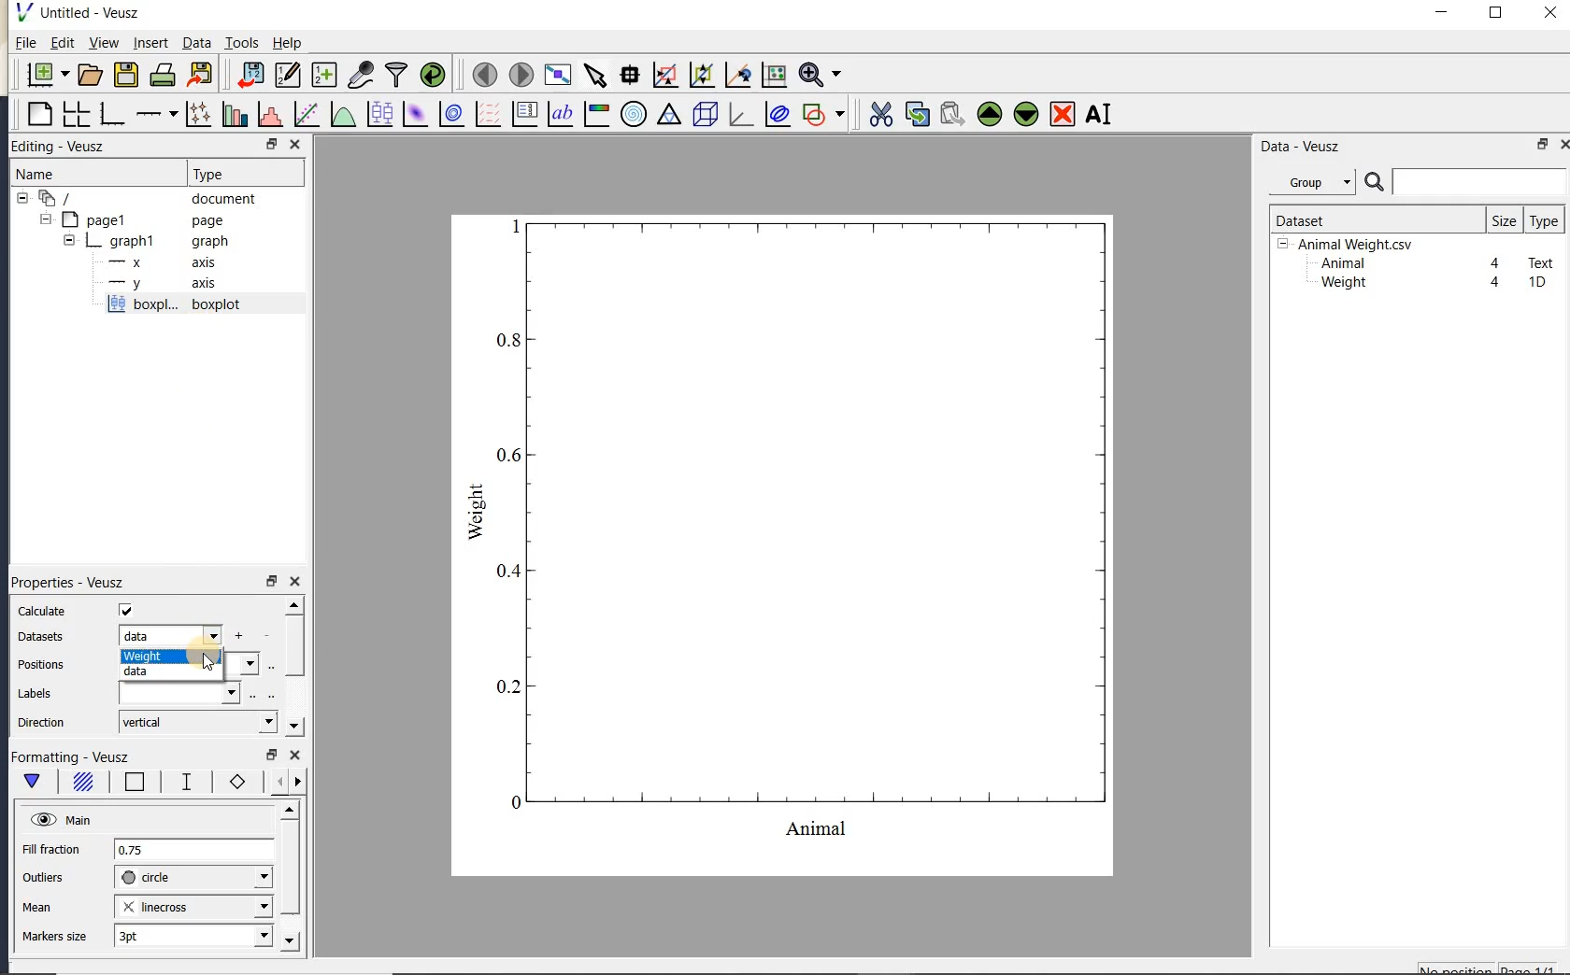  What do you see at coordinates (324, 73) in the screenshot?
I see `create new datasets` at bounding box center [324, 73].